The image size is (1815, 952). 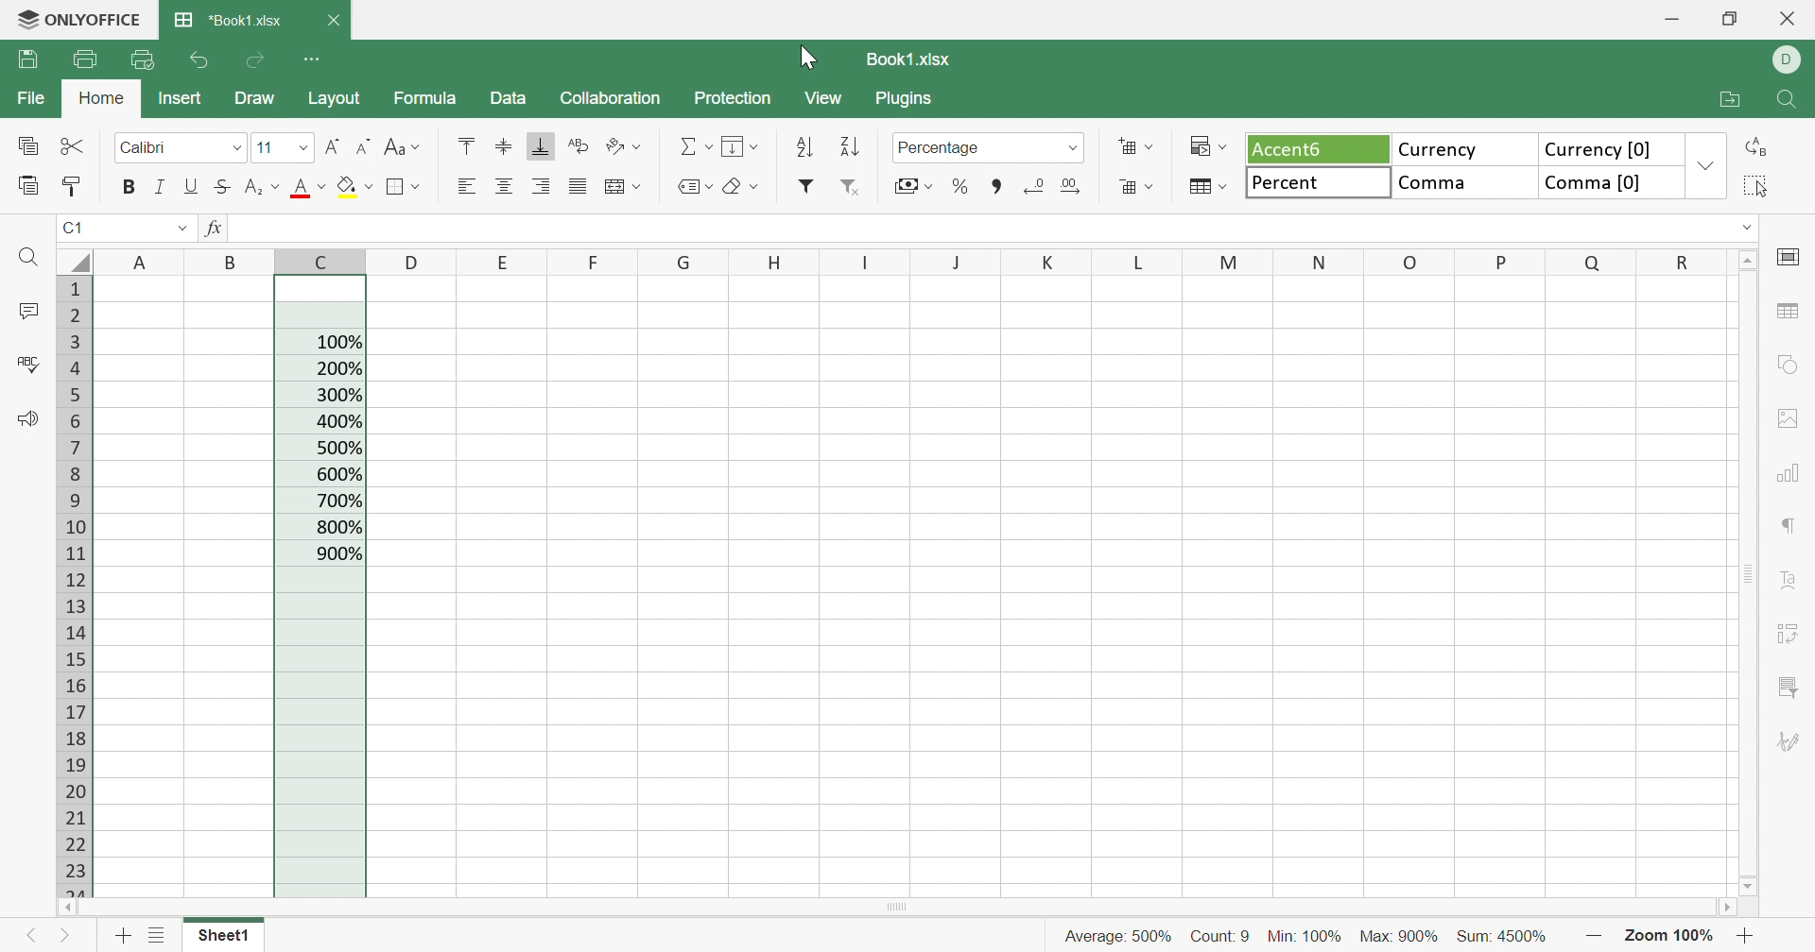 What do you see at coordinates (220, 186) in the screenshot?
I see `Strikethrough` at bounding box center [220, 186].